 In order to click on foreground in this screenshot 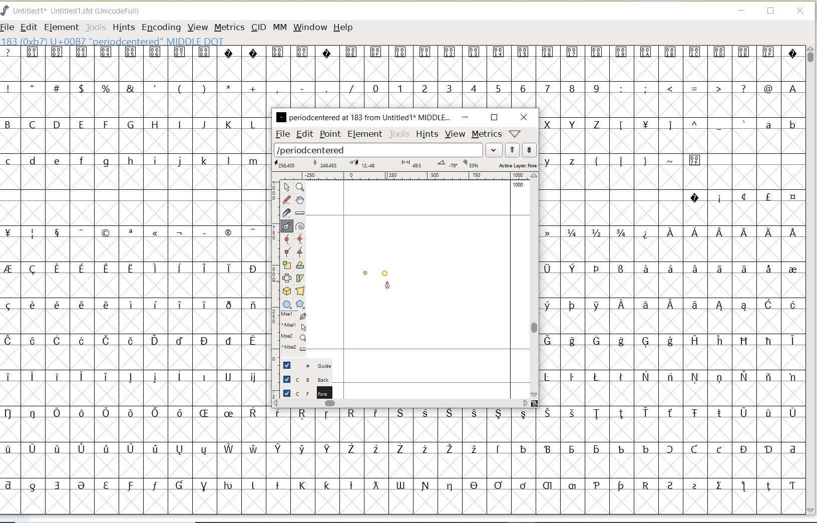, I will do `click(304, 392)`.